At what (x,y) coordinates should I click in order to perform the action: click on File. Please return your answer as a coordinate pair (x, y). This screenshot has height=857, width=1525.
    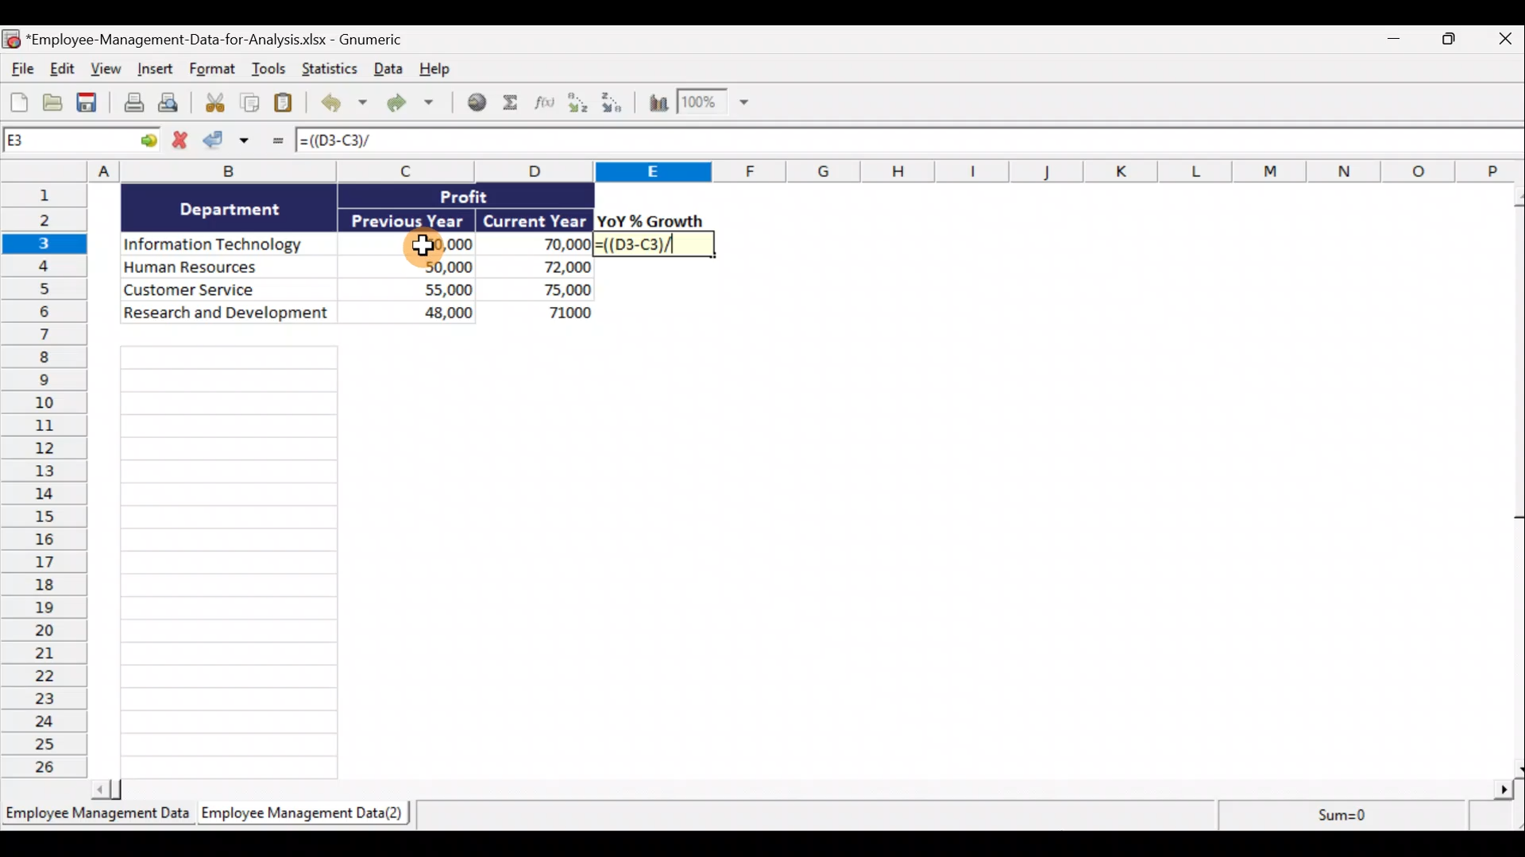
    Looking at the image, I should click on (20, 67).